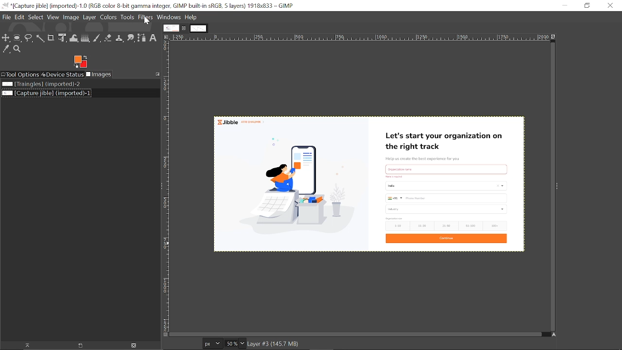 The width and height of the screenshot is (622, 350). Describe the element at coordinates (20, 18) in the screenshot. I see `Edit` at that location.